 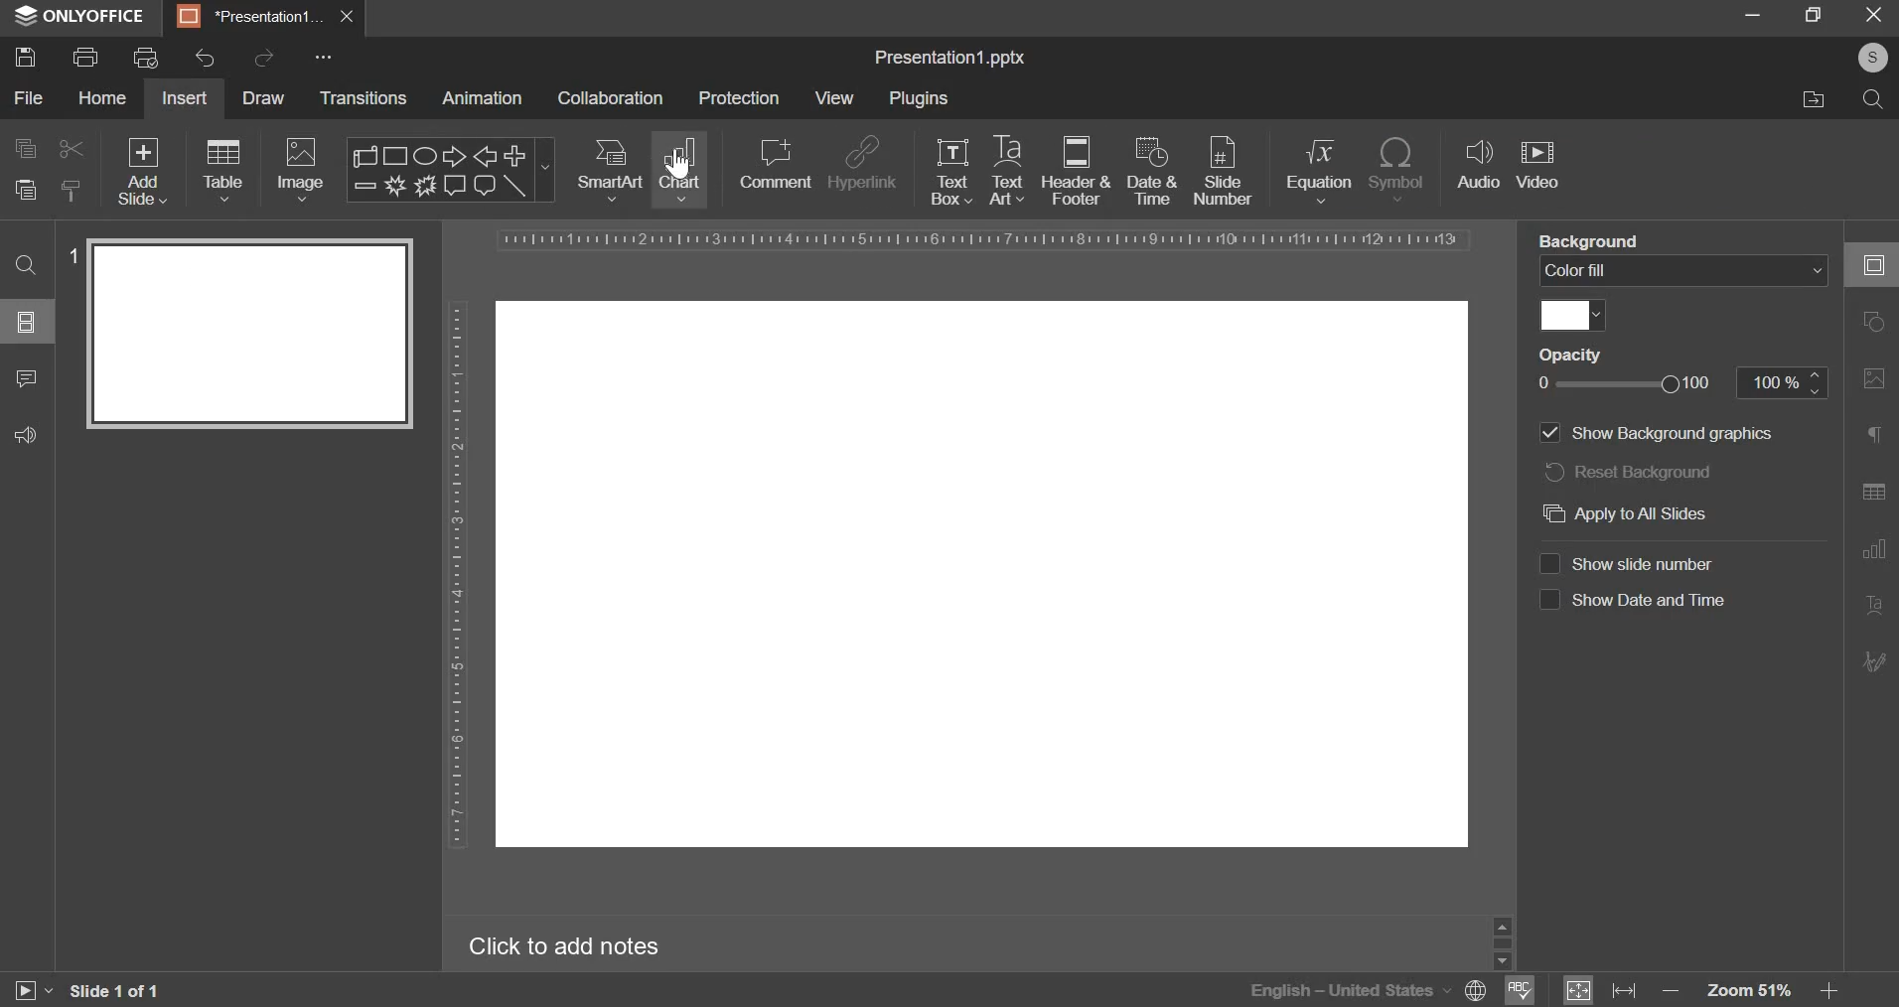 What do you see at coordinates (835, 95) in the screenshot?
I see `view` at bounding box center [835, 95].